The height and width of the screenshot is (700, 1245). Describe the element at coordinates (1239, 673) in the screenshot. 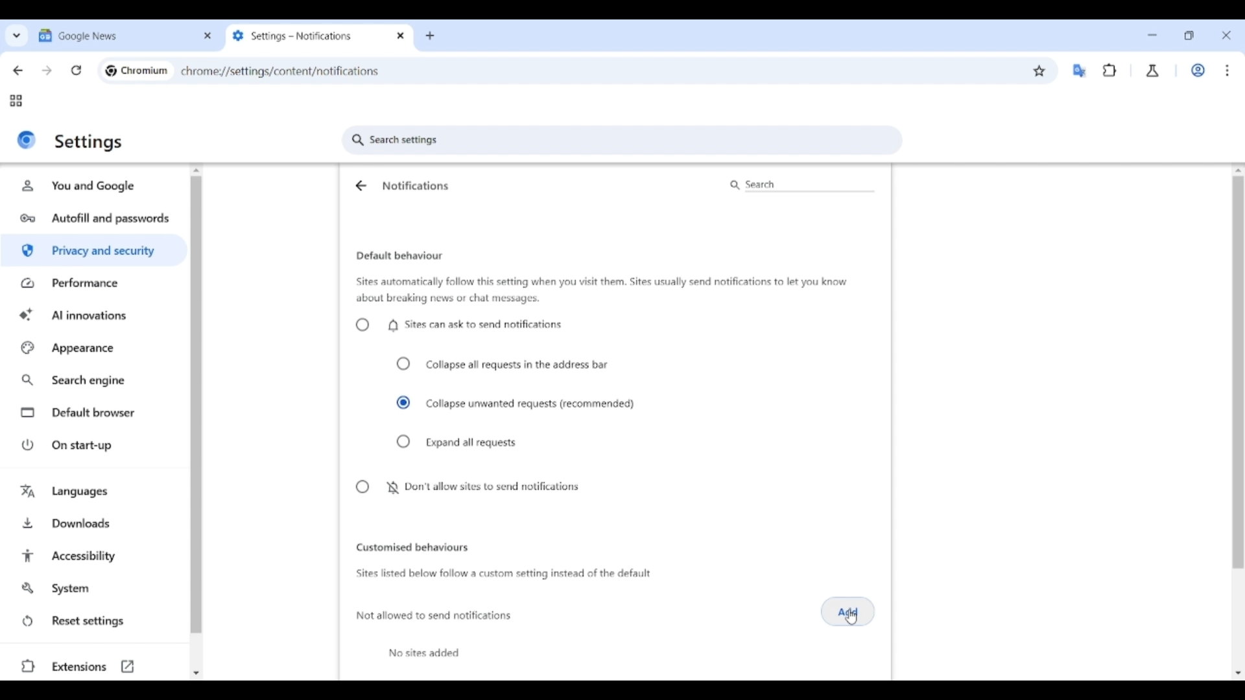

I see `Quick slide to bottom` at that location.